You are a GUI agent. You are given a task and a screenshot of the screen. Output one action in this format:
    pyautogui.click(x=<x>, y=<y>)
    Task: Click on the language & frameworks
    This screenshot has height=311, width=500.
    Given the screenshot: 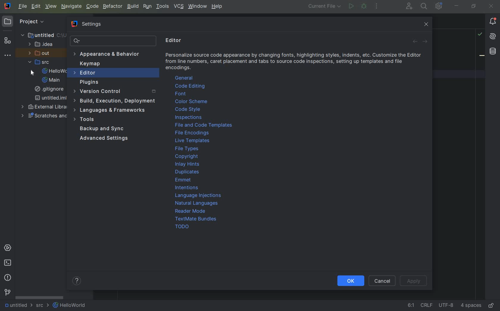 What is the action you would take?
    pyautogui.click(x=111, y=110)
    